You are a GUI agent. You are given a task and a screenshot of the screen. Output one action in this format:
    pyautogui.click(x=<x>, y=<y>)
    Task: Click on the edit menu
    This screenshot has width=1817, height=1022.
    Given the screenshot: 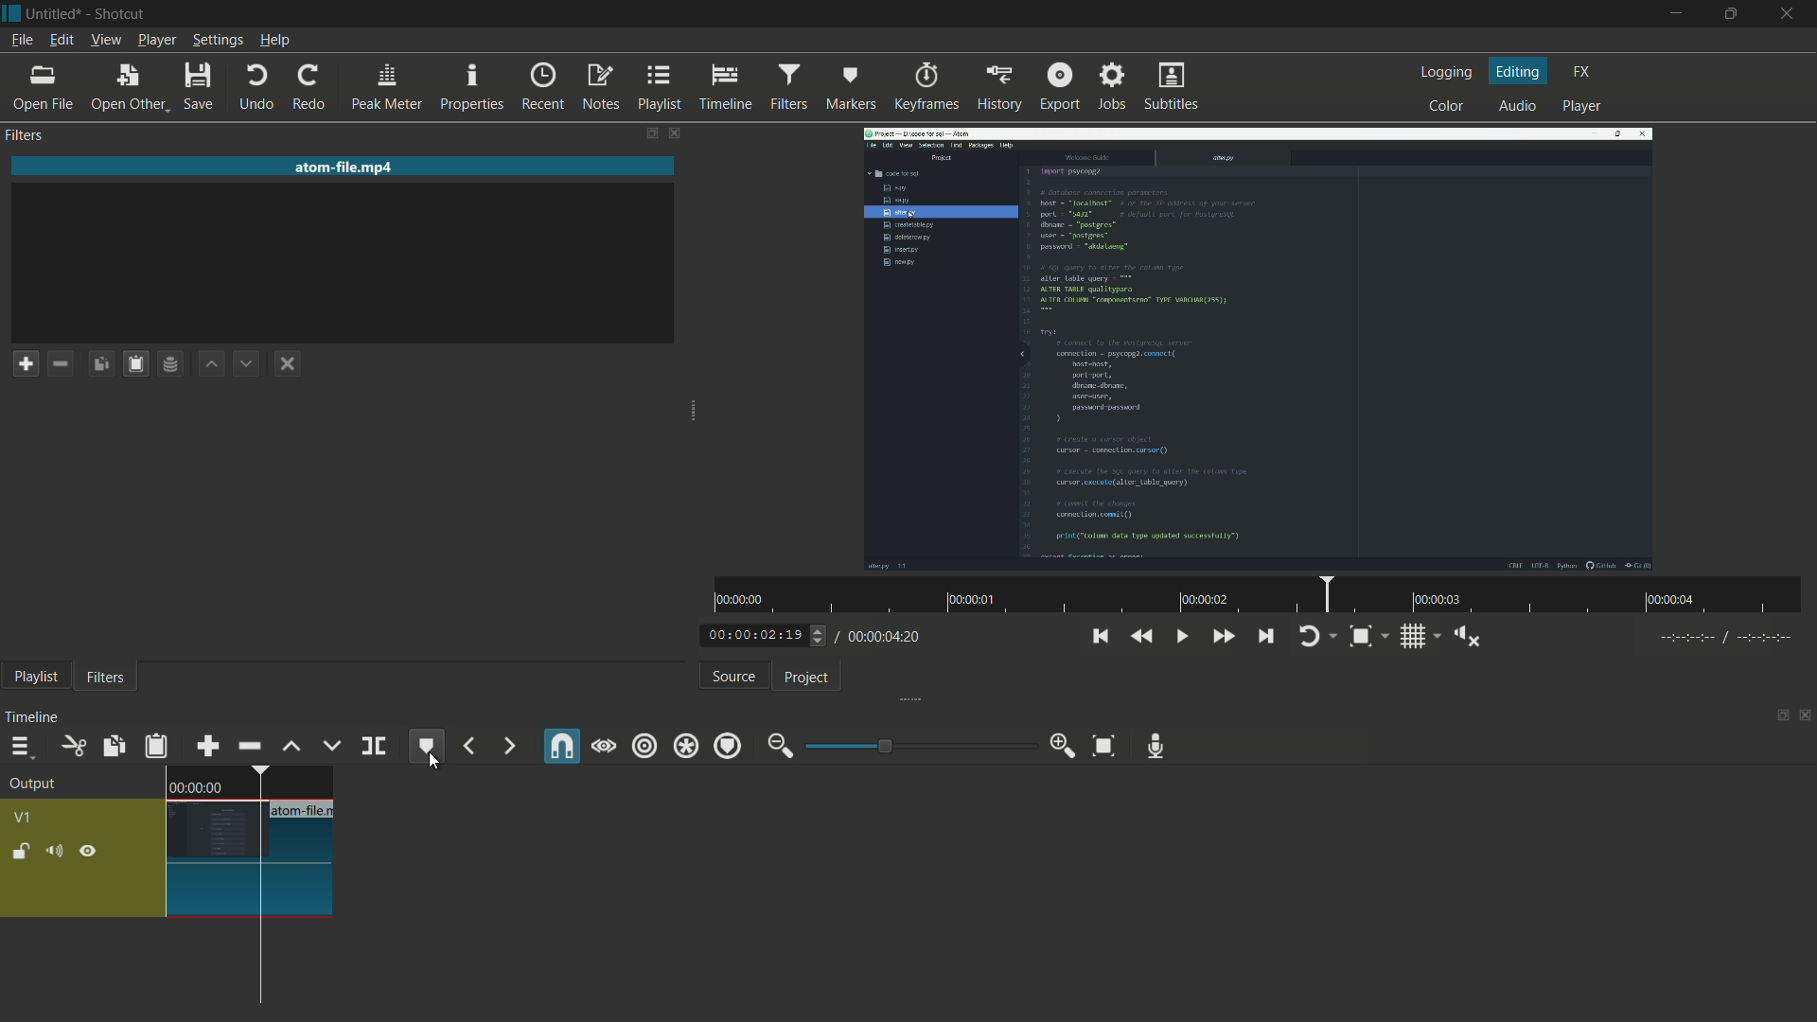 What is the action you would take?
    pyautogui.click(x=62, y=40)
    